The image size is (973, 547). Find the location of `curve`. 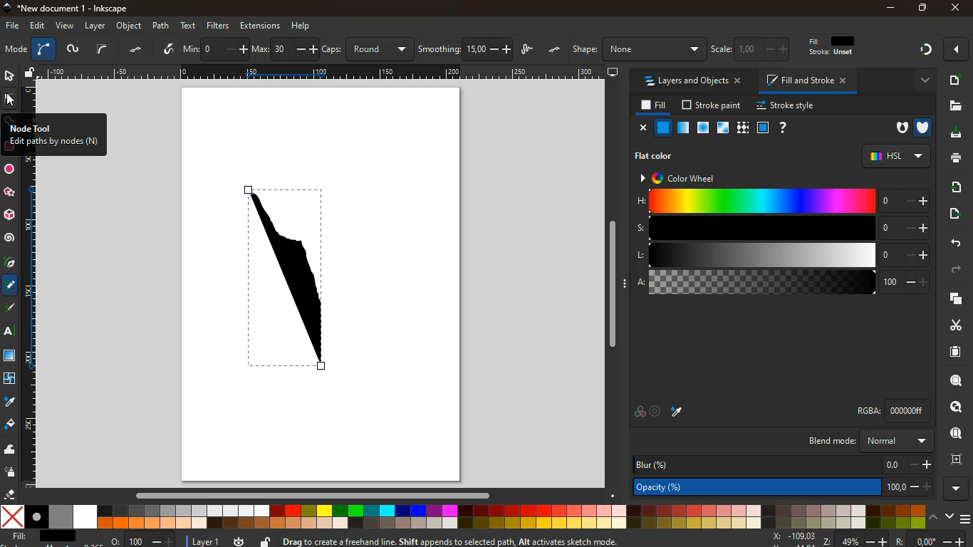

curve is located at coordinates (102, 50).